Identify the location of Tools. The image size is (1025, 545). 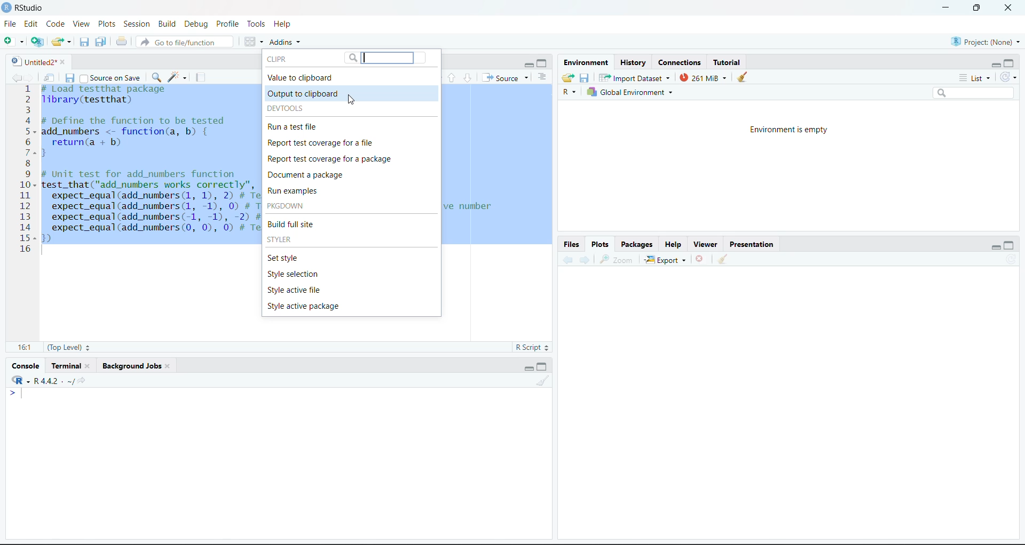
(255, 23).